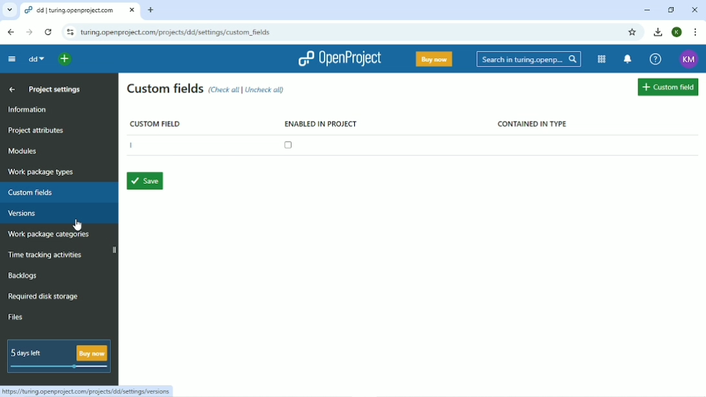 The image size is (706, 397). I want to click on Download, so click(657, 32).